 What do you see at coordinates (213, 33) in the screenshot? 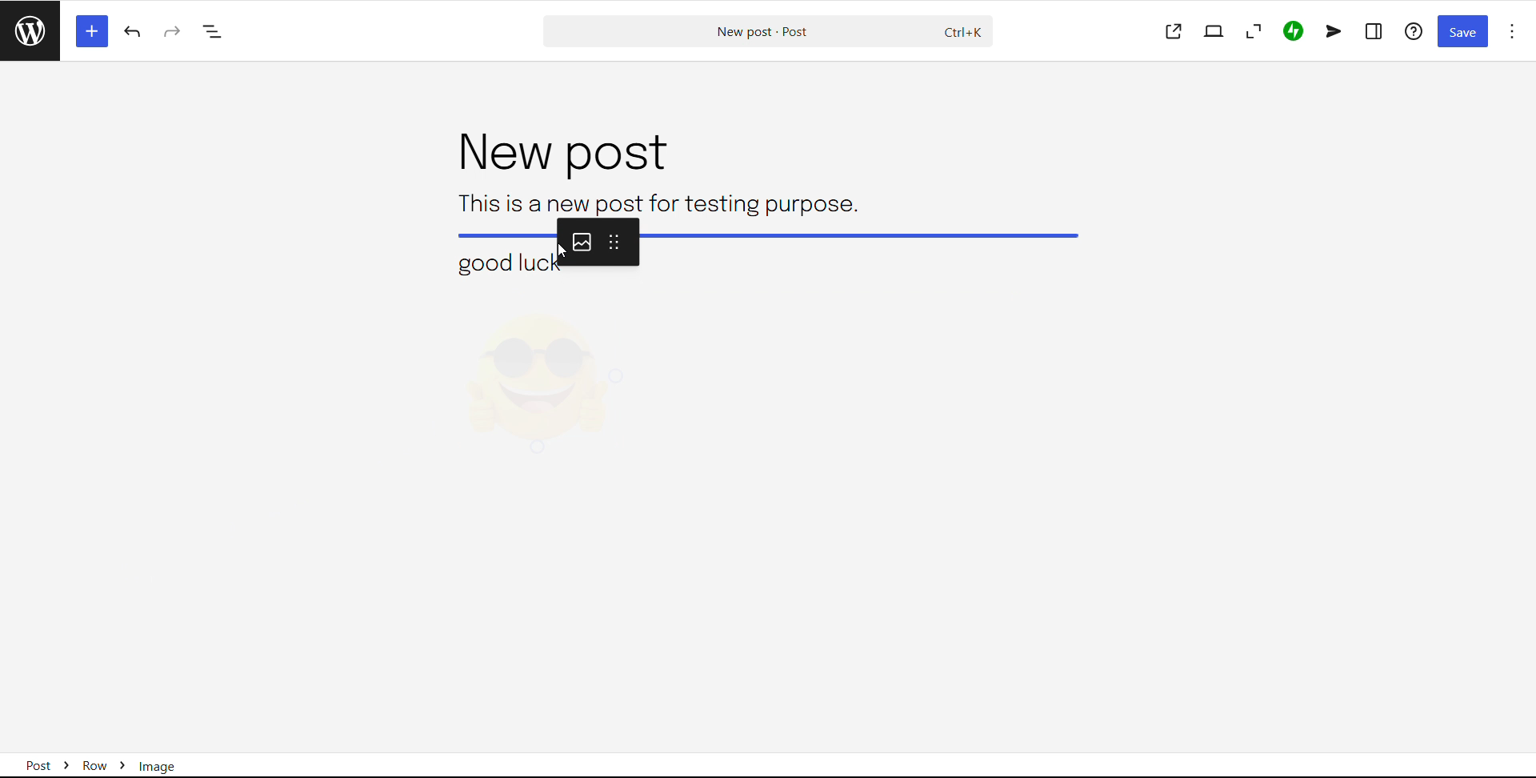
I see `document overview` at bounding box center [213, 33].